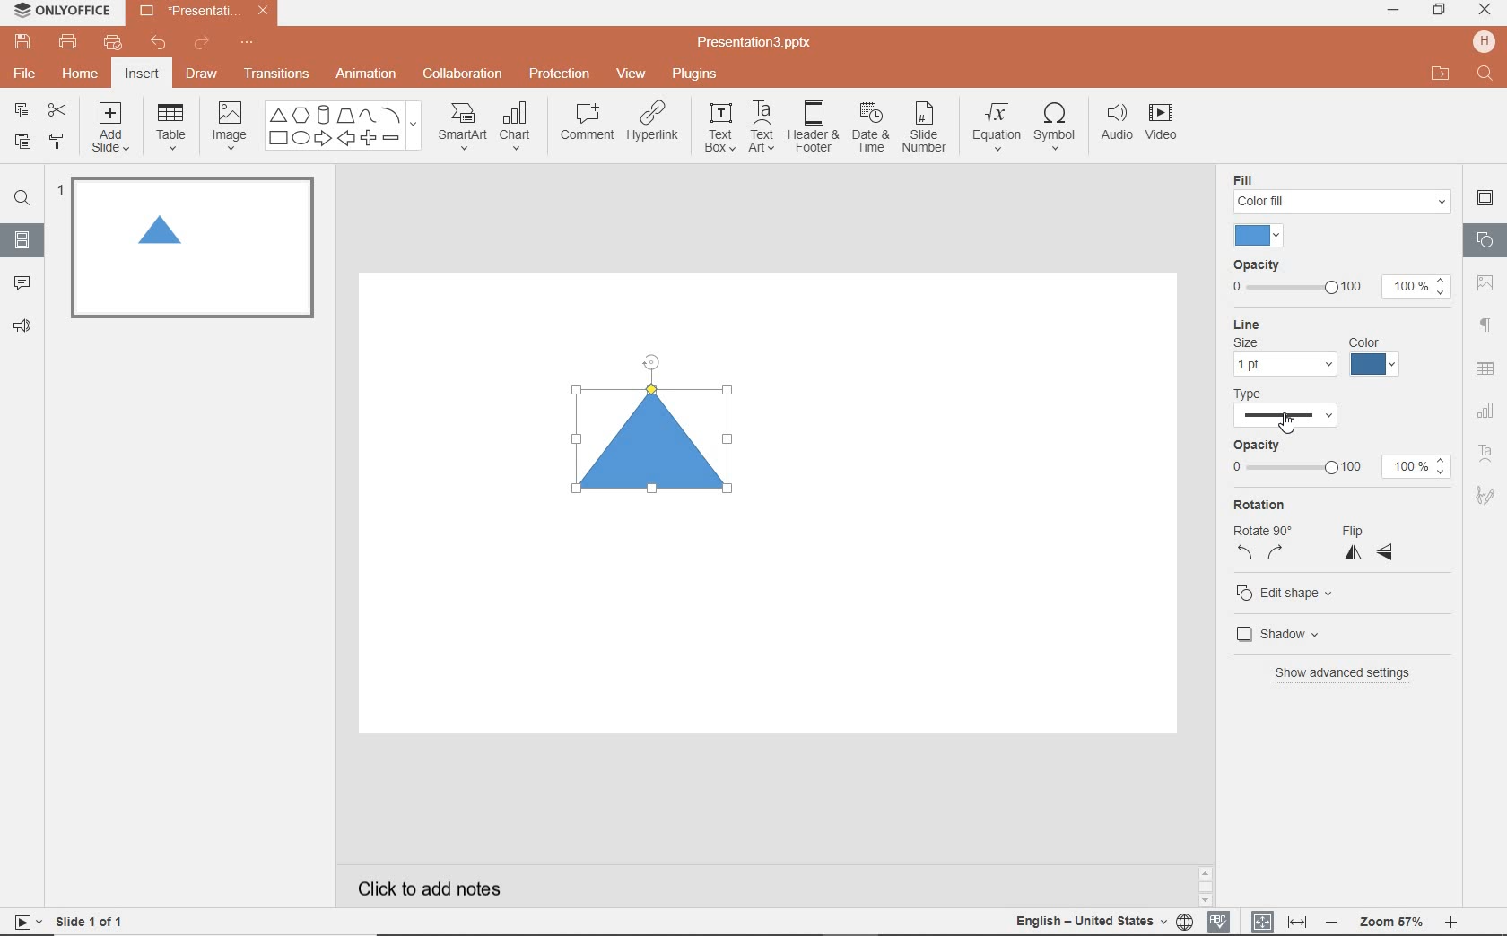  I want to click on SLIDE 1 OF 1, so click(93, 920).